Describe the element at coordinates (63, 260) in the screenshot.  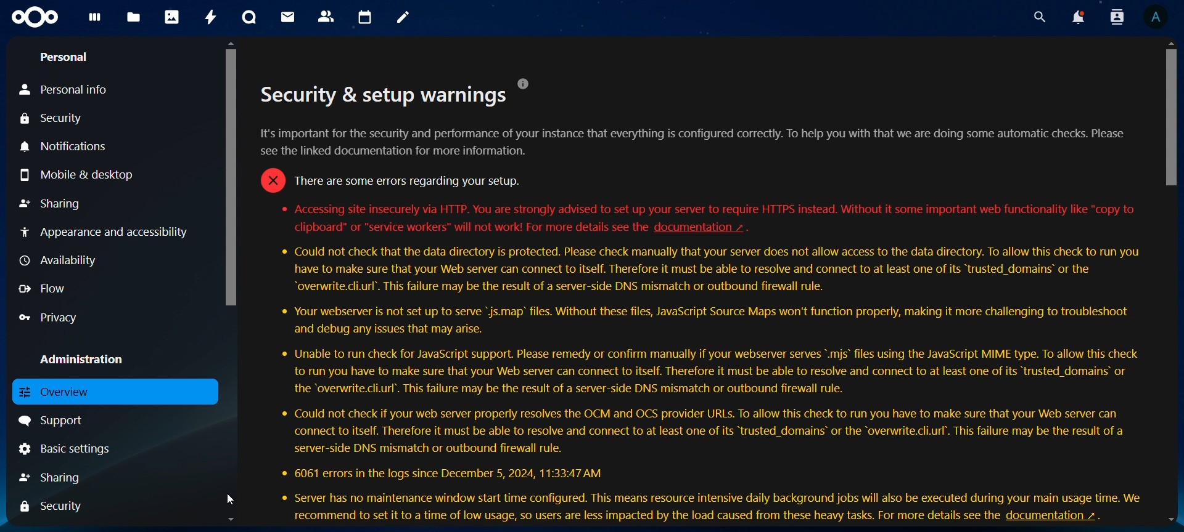
I see `availability` at that location.